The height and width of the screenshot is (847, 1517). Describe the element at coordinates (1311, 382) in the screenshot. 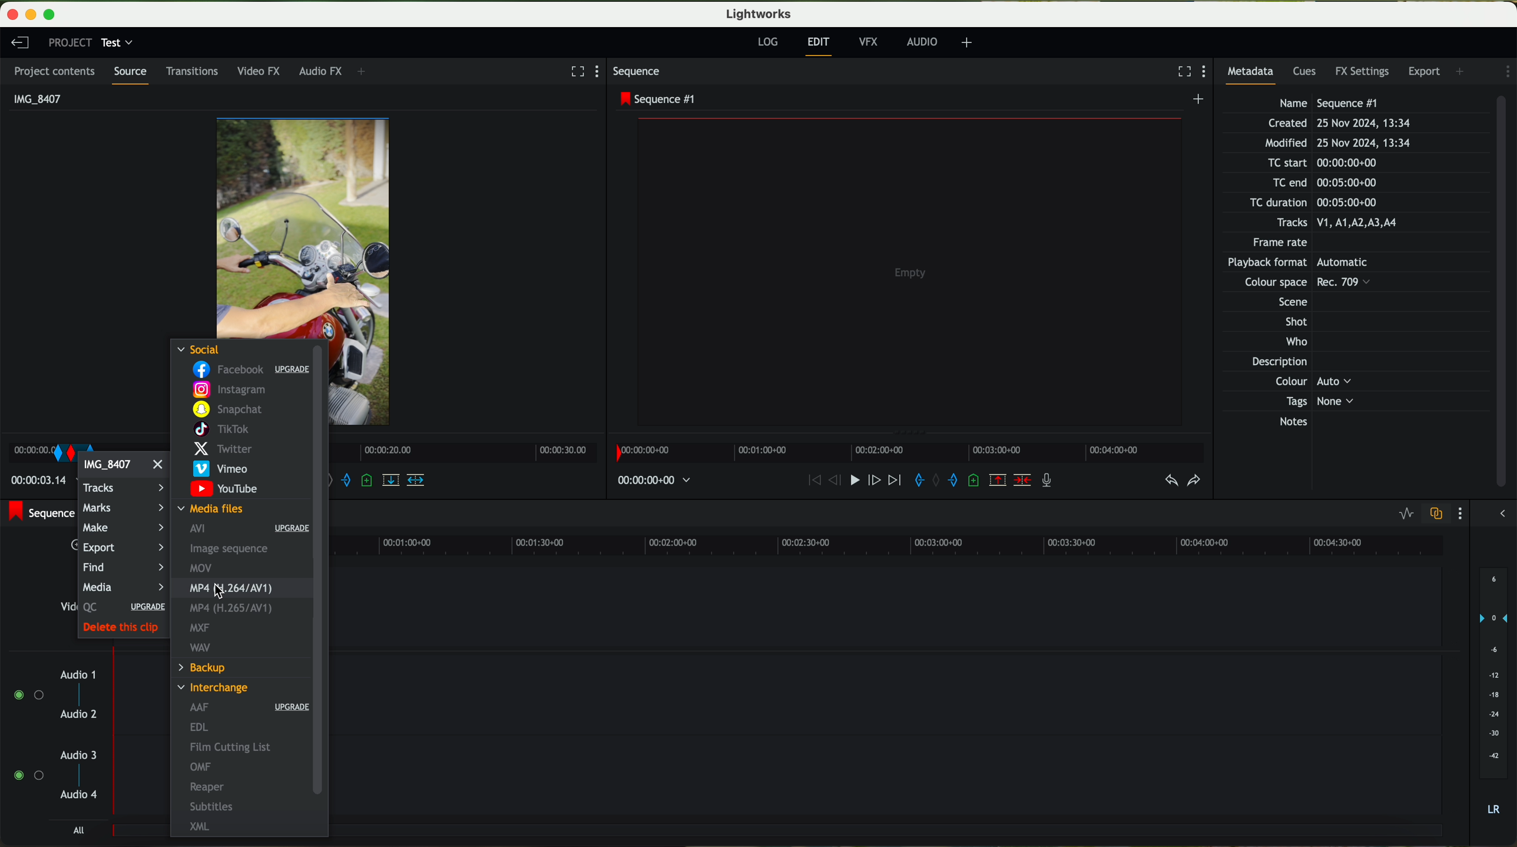

I see `` at that location.